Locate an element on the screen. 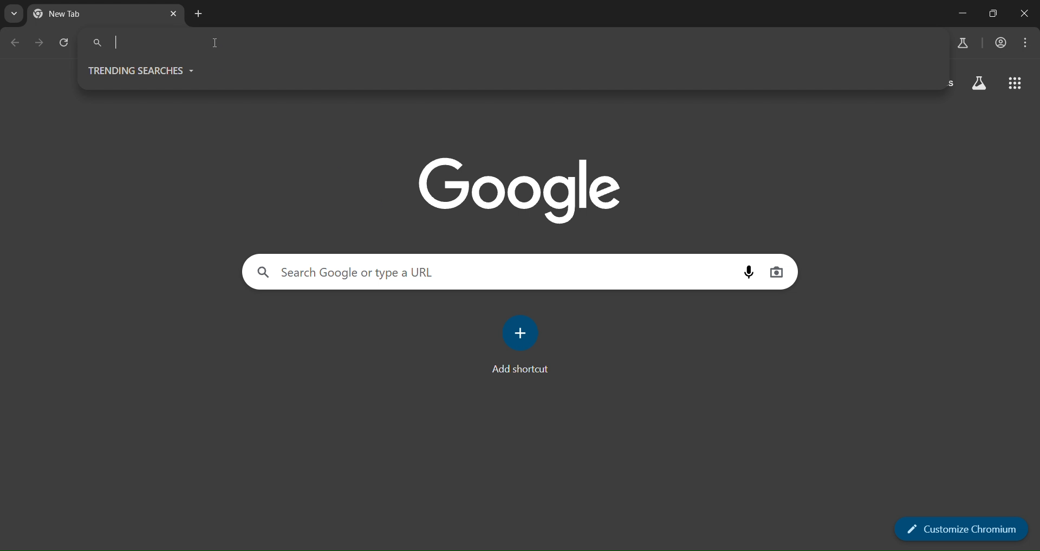 The width and height of the screenshot is (1040, 551). menu is located at coordinates (1026, 44).